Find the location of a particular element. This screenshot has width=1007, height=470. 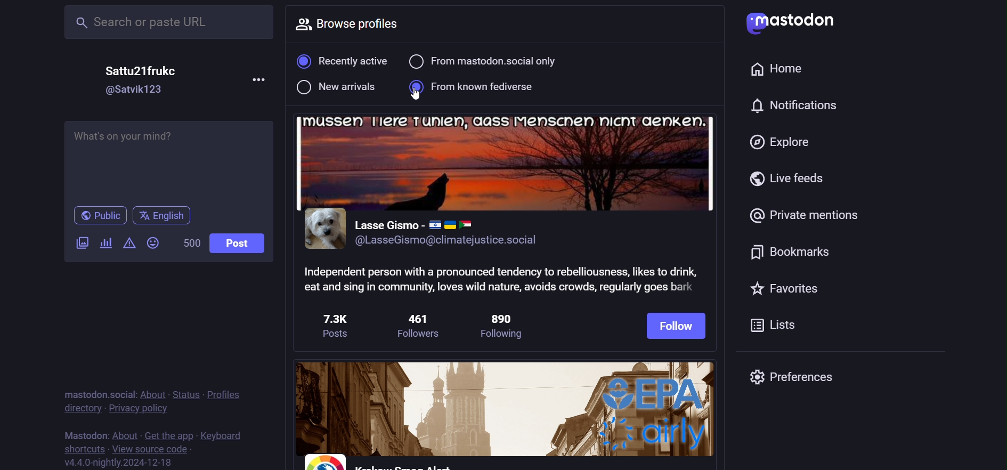

image/video is located at coordinates (83, 242).